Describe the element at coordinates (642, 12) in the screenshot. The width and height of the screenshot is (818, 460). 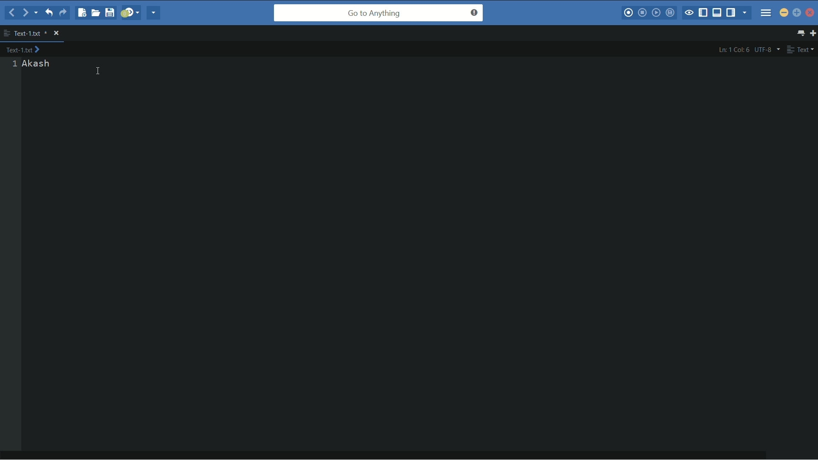
I see `stop macro` at that location.